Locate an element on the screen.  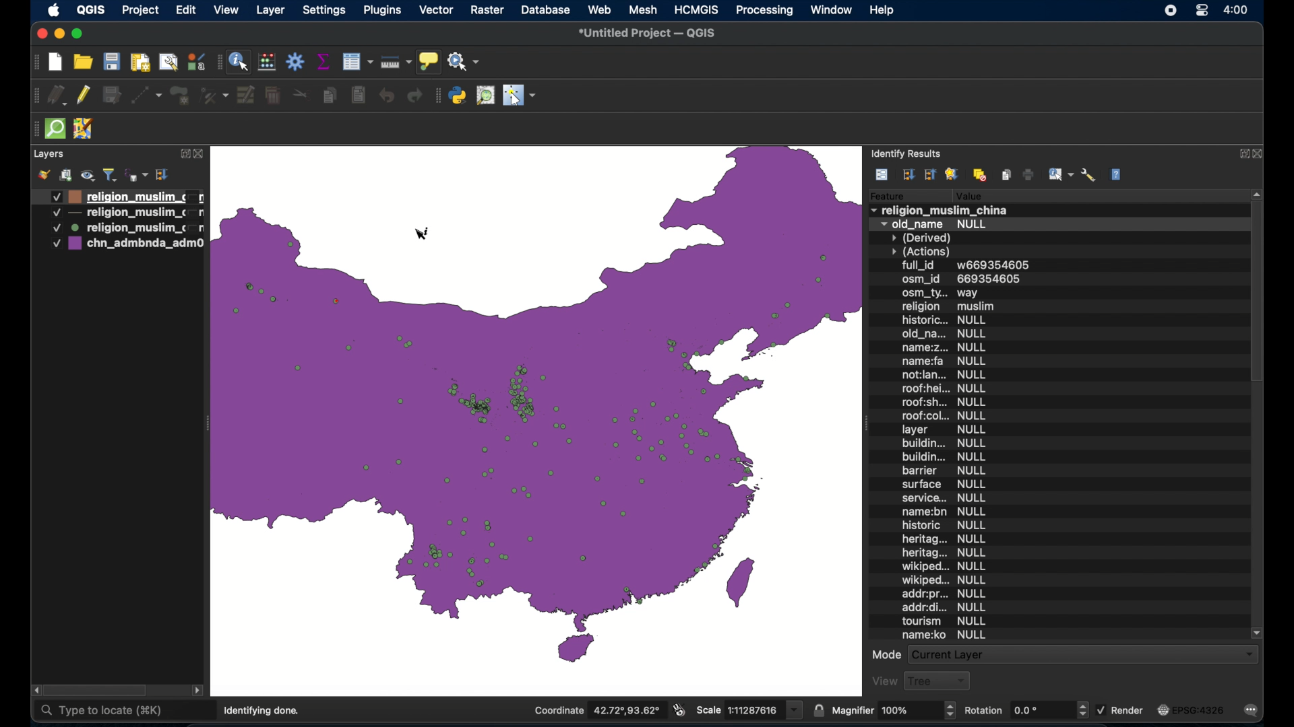
not is located at coordinates (942, 374).